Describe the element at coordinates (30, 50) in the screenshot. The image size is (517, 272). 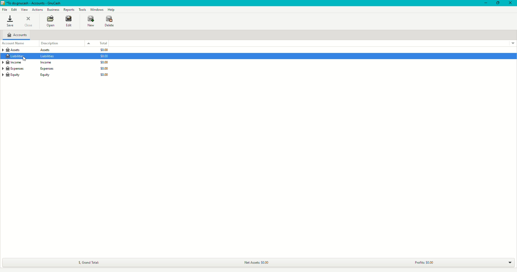
I see `Assets` at that location.